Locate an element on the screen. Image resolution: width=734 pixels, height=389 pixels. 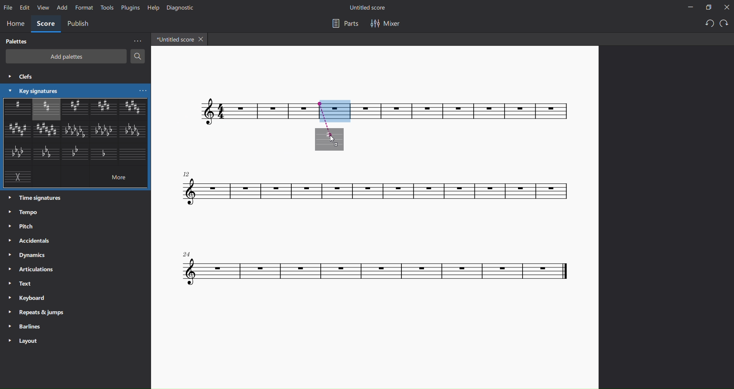
publish is located at coordinates (79, 24).